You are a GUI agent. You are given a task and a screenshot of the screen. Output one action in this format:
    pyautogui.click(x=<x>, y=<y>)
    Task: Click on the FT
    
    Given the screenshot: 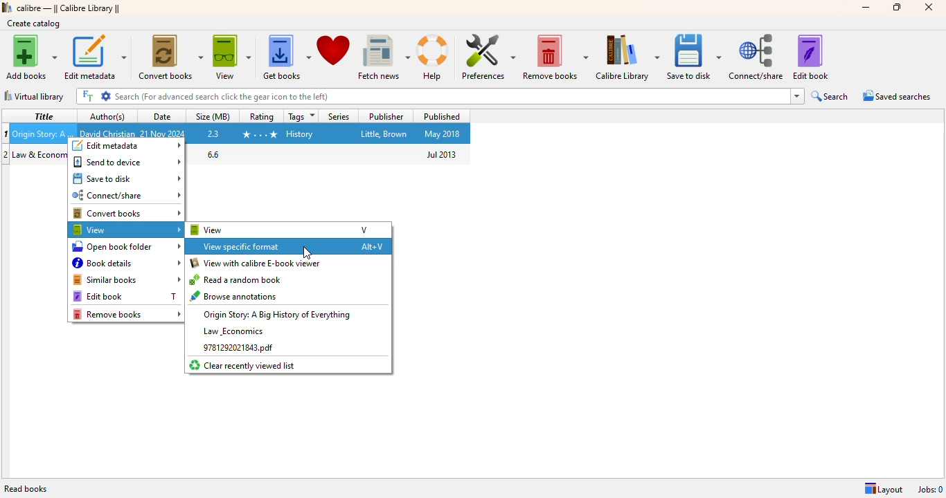 What is the action you would take?
    pyautogui.click(x=87, y=96)
    